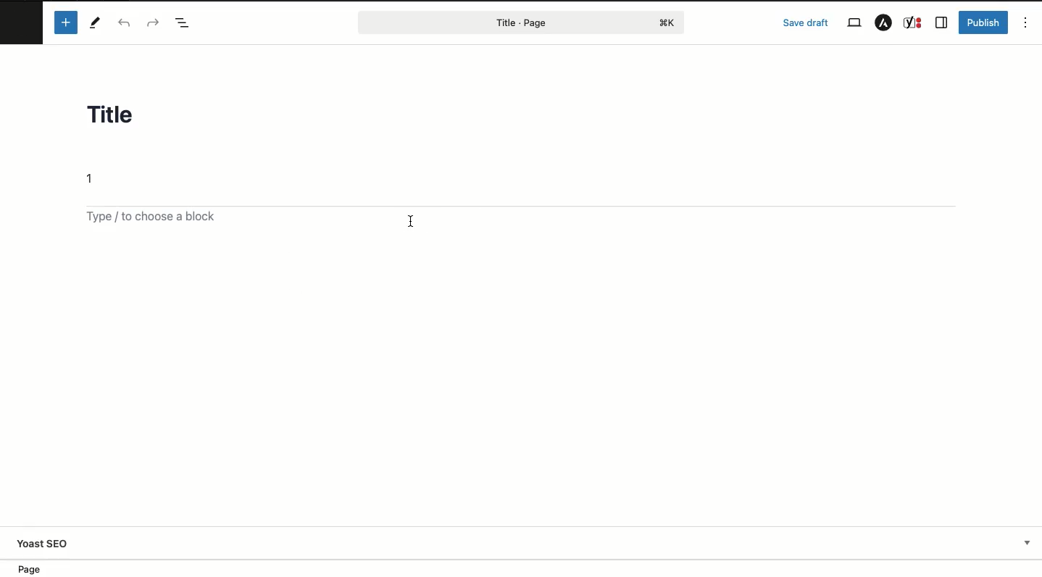  What do you see at coordinates (941, 23) in the screenshot?
I see `Sidebar` at bounding box center [941, 23].